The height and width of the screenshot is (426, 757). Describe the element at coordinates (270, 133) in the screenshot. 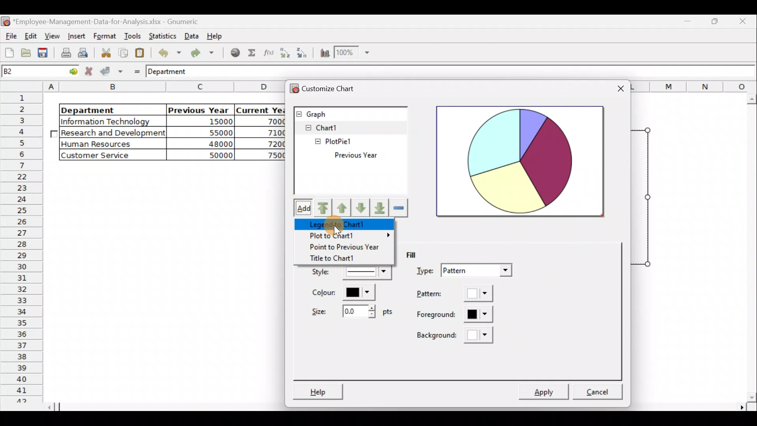

I see `71000` at that location.